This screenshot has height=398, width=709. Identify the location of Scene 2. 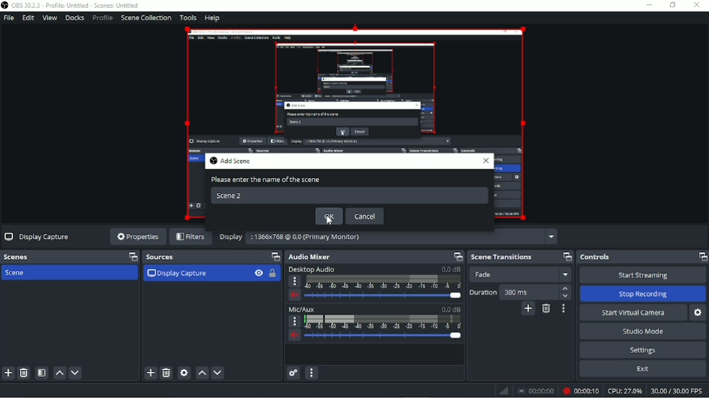
(230, 195).